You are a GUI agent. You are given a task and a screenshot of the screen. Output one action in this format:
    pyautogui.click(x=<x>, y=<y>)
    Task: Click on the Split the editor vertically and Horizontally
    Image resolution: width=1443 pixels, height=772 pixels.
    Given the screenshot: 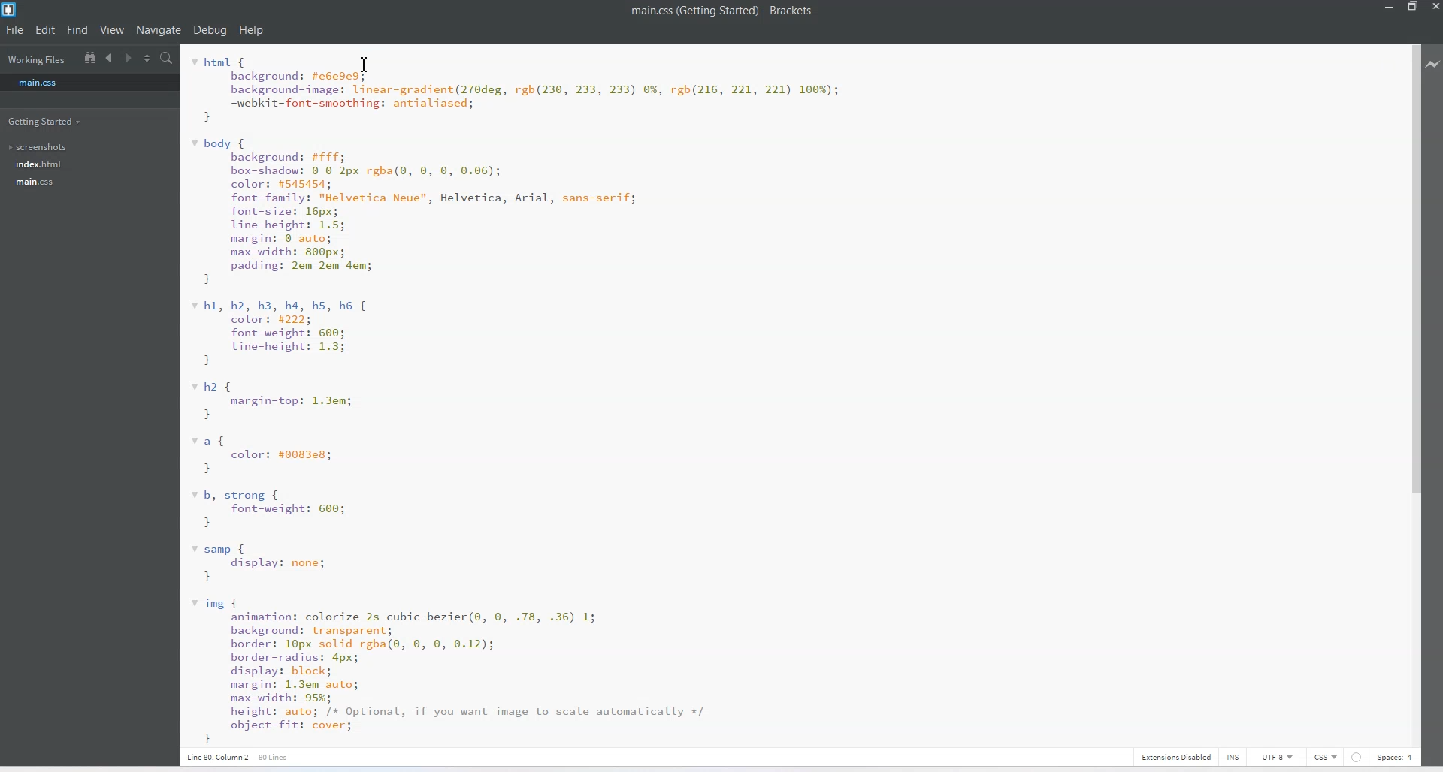 What is the action you would take?
    pyautogui.click(x=149, y=59)
    